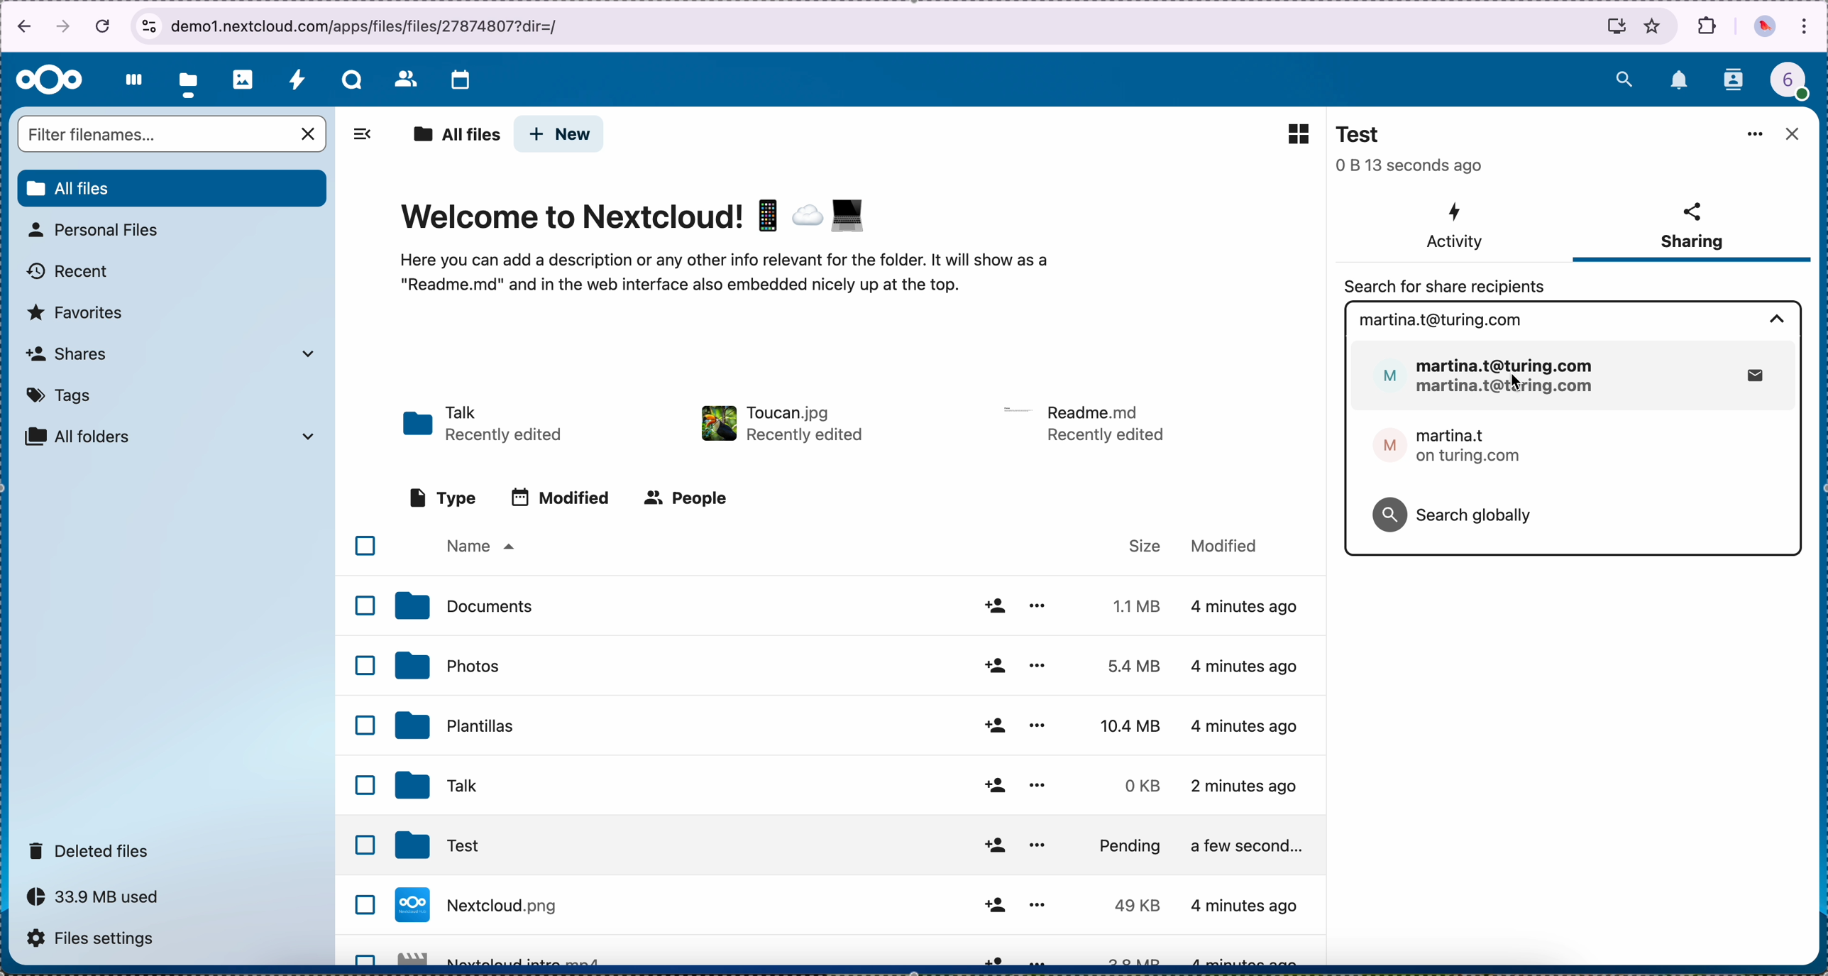  What do you see at coordinates (1146, 544) in the screenshot?
I see `size` at bounding box center [1146, 544].